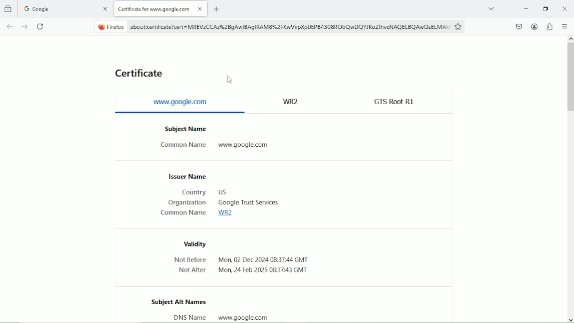 This screenshot has width=574, height=323. Describe the element at coordinates (179, 303) in the screenshot. I see `Subject Alt Names` at that location.